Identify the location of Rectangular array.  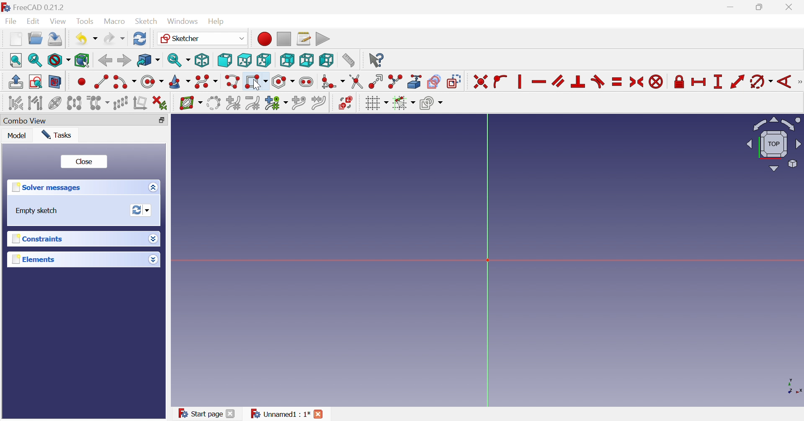
(121, 103).